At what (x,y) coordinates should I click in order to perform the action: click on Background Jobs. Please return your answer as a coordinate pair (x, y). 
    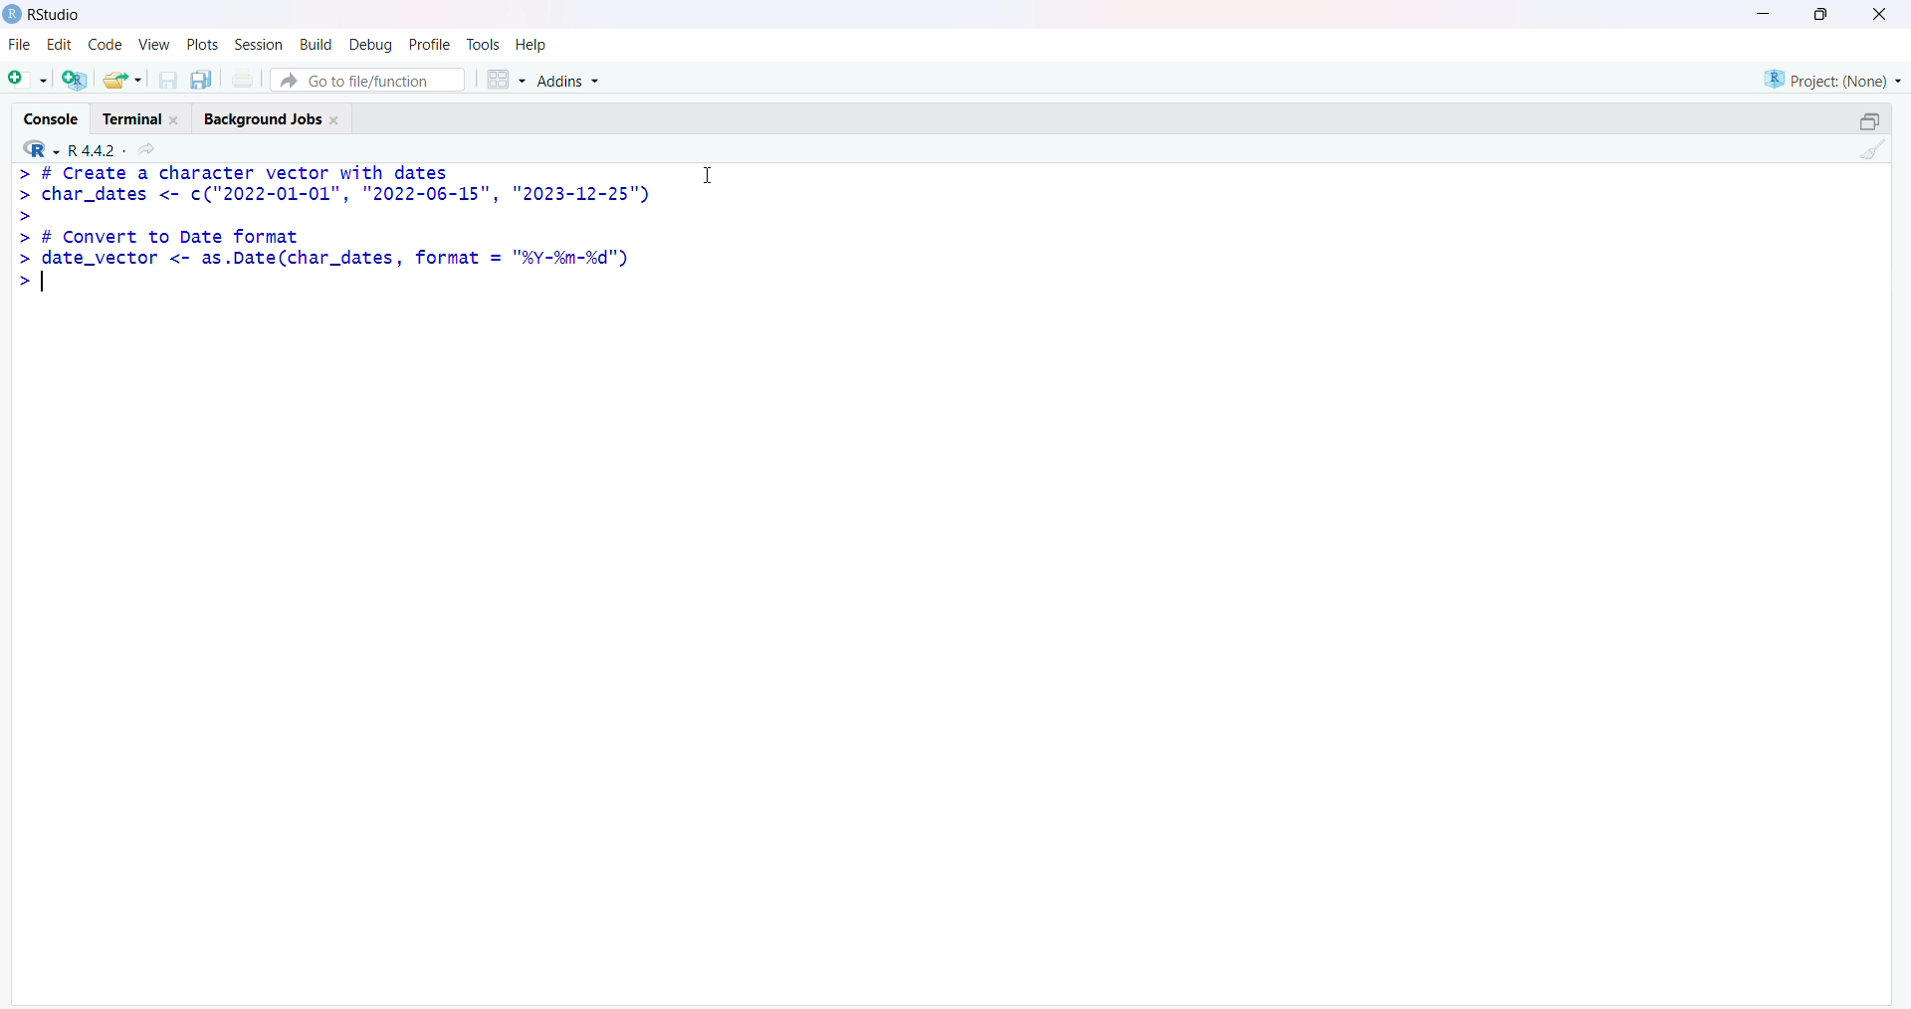
    Looking at the image, I should click on (278, 116).